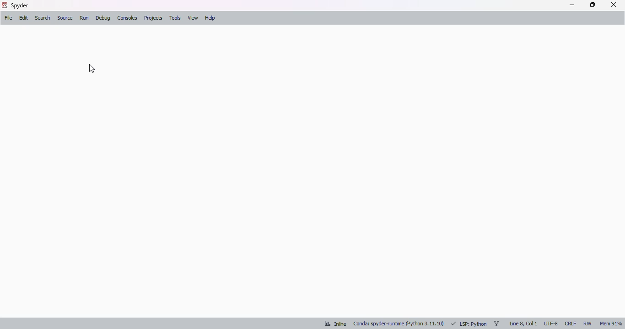 Image resolution: width=625 pixels, height=329 pixels. I want to click on git branch, so click(496, 323).